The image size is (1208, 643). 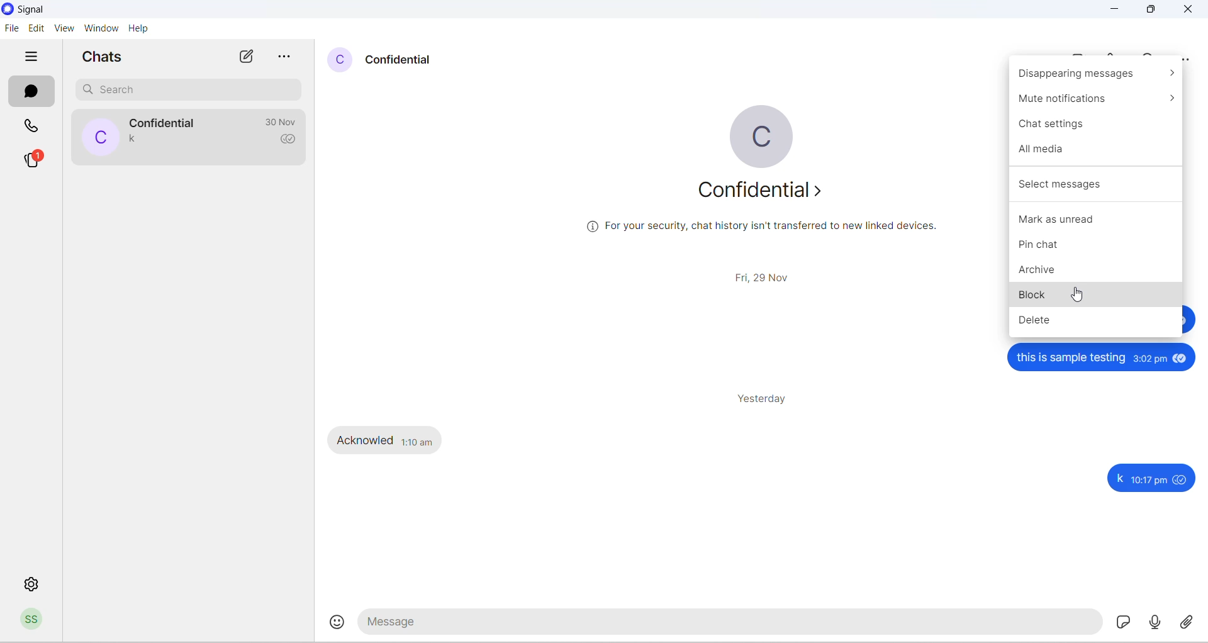 What do you see at coordinates (11, 27) in the screenshot?
I see `file` at bounding box center [11, 27].